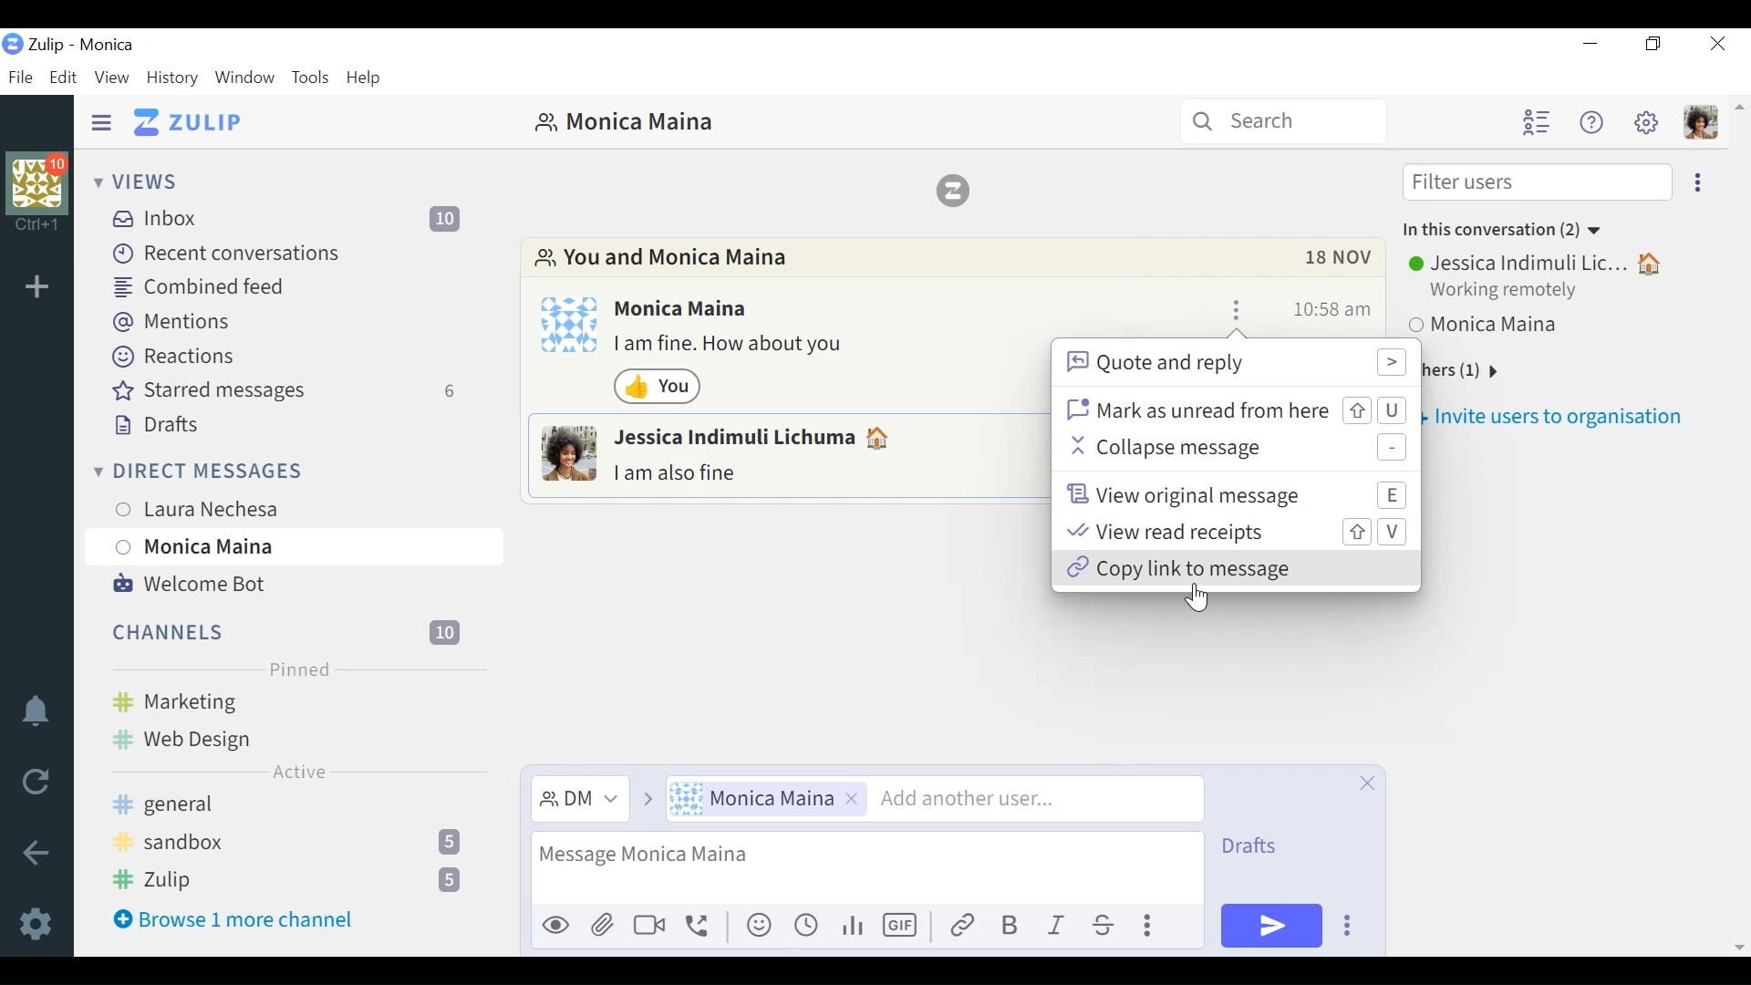  Describe the element at coordinates (1564, 417) in the screenshot. I see `Invite users to organisation` at that location.